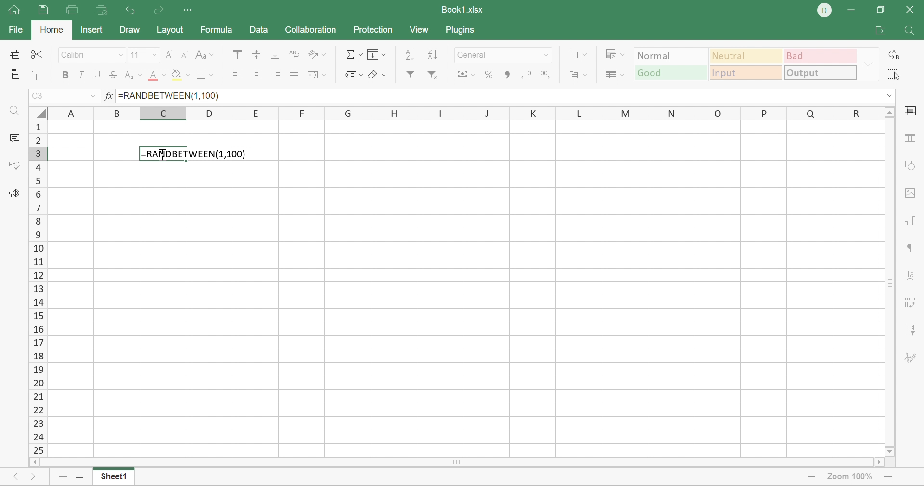 This screenshot has height=486, width=924. What do you see at coordinates (295, 75) in the screenshot?
I see `Justified` at bounding box center [295, 75].